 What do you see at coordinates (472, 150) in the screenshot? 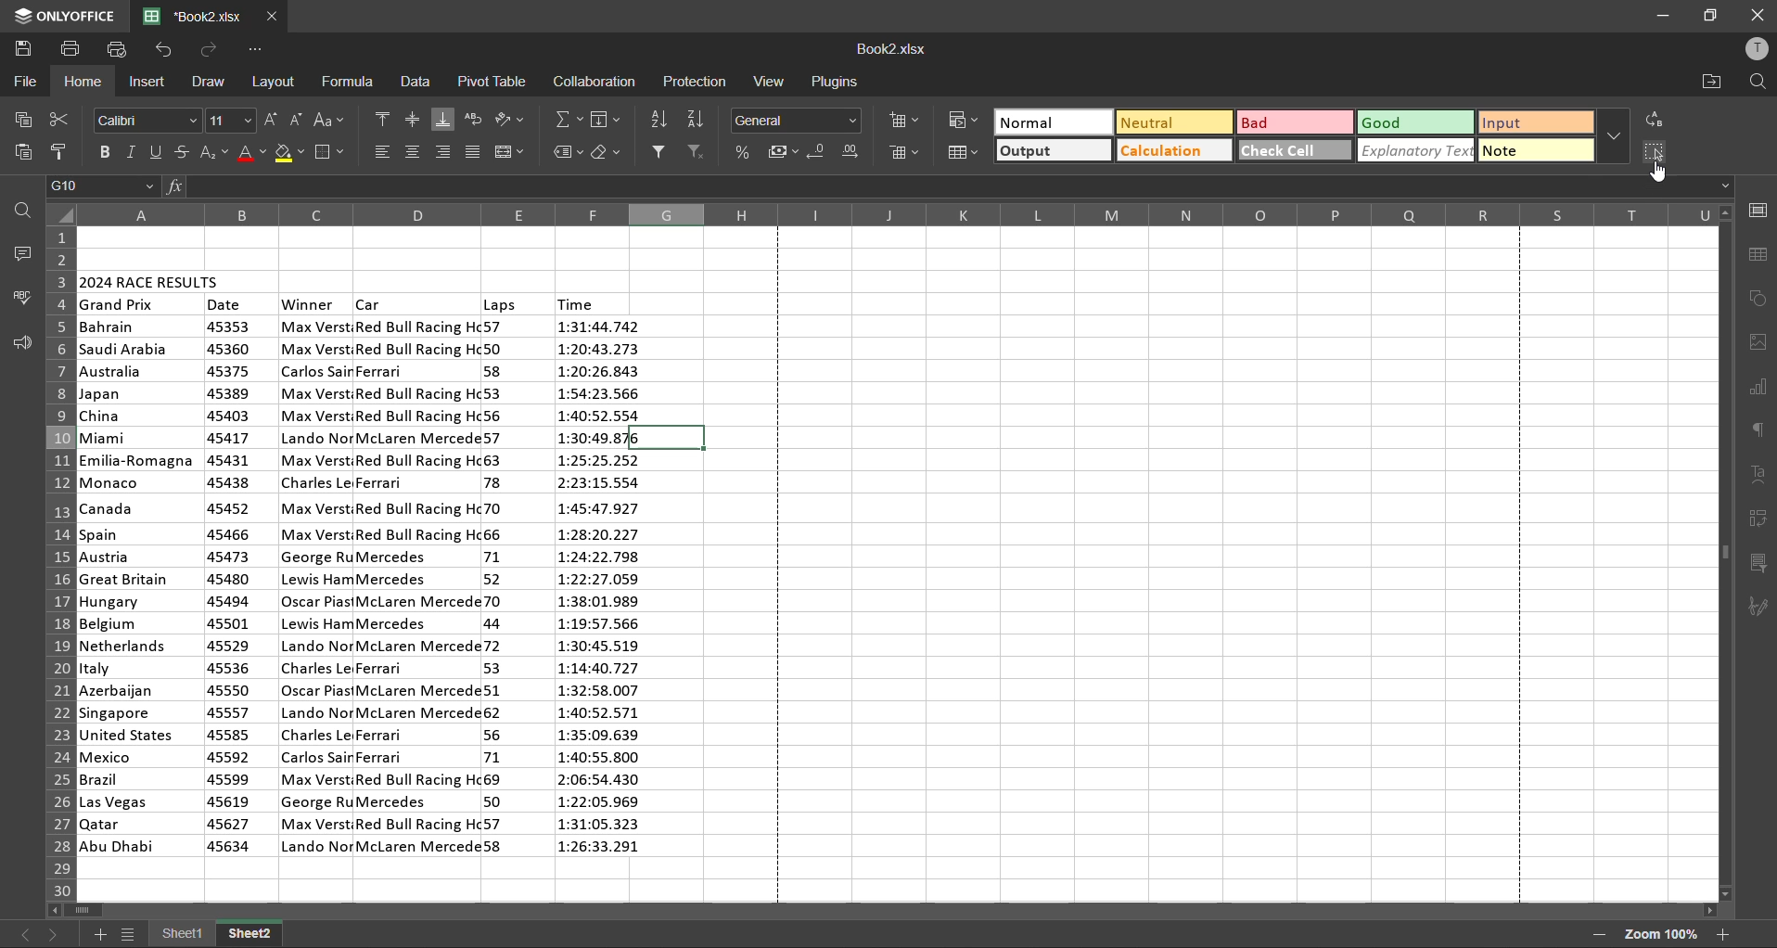
I see `justified` at bounding box center [472, 150].